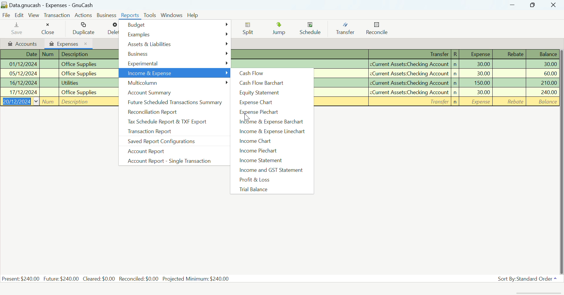 This screenshot has width=564, height=295. Describe the element at coordinates (34, 15) in the screenshot. I see `View` at that location.